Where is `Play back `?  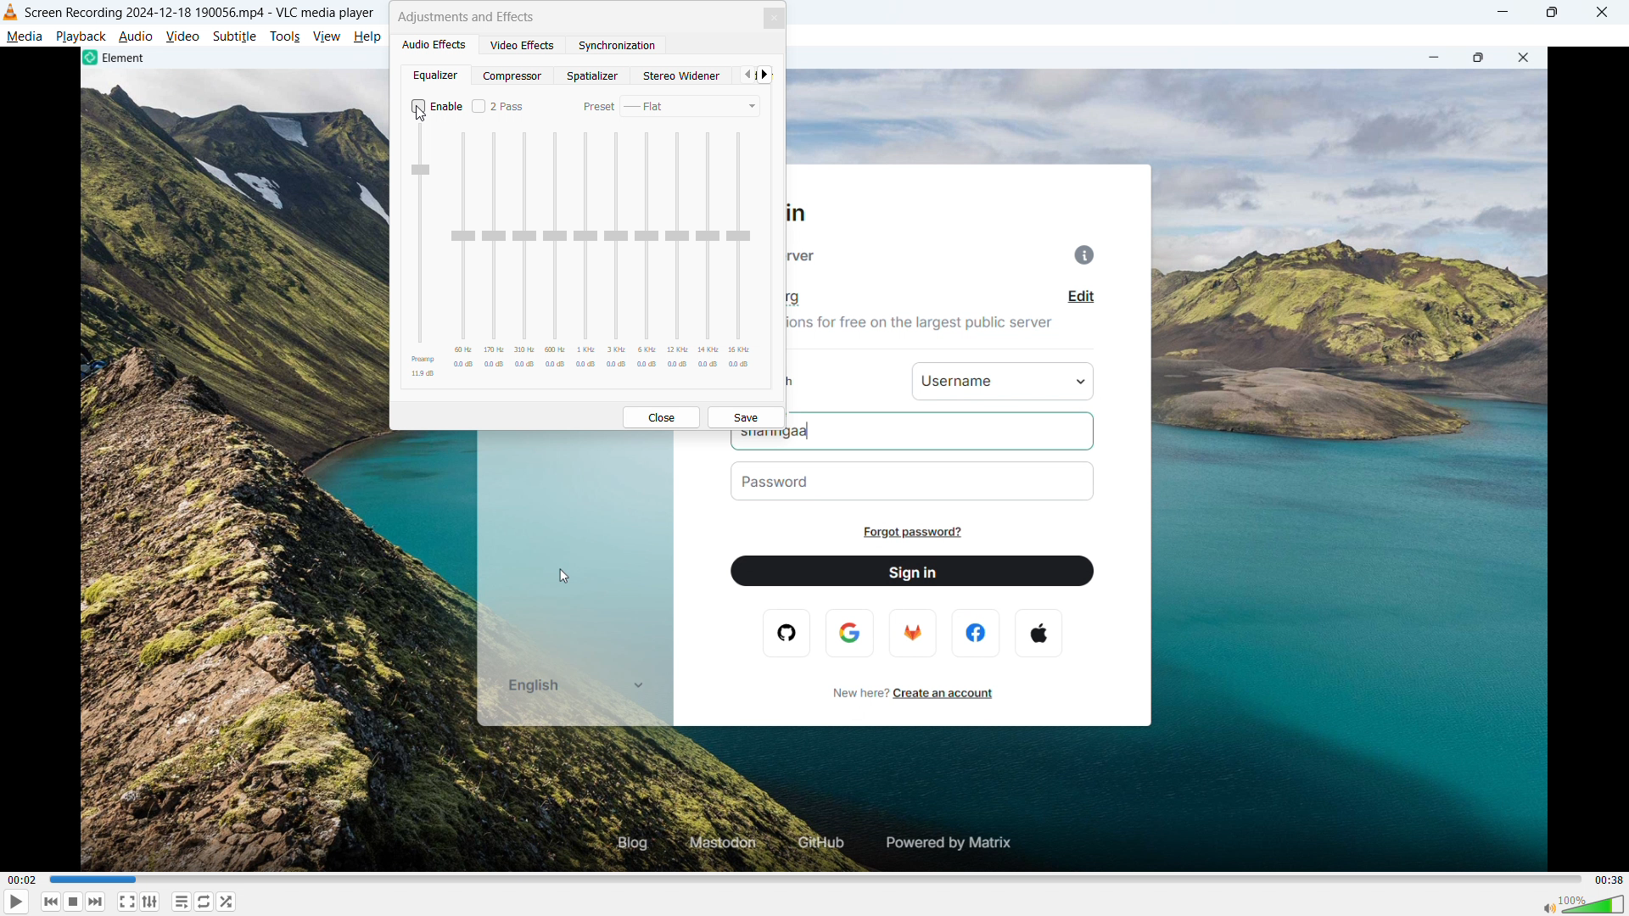 Play back  is located at coordinates (81, 36).